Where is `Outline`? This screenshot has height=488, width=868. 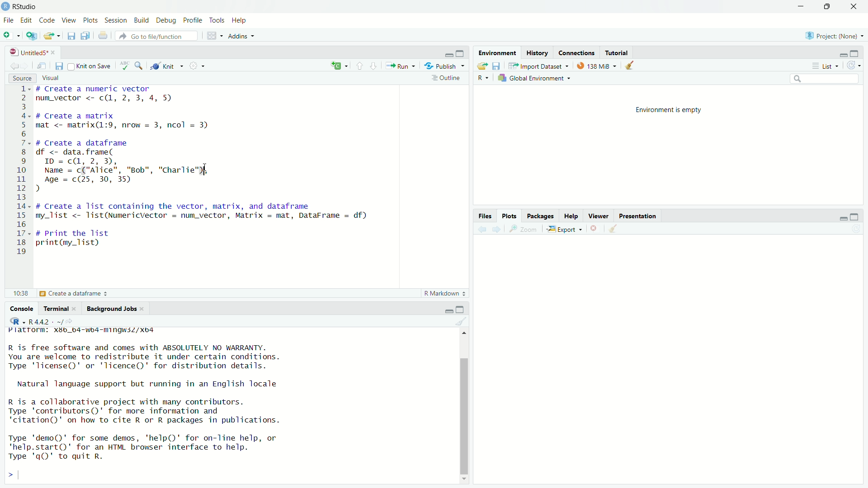 Outline is located at coordinates (447, 80).